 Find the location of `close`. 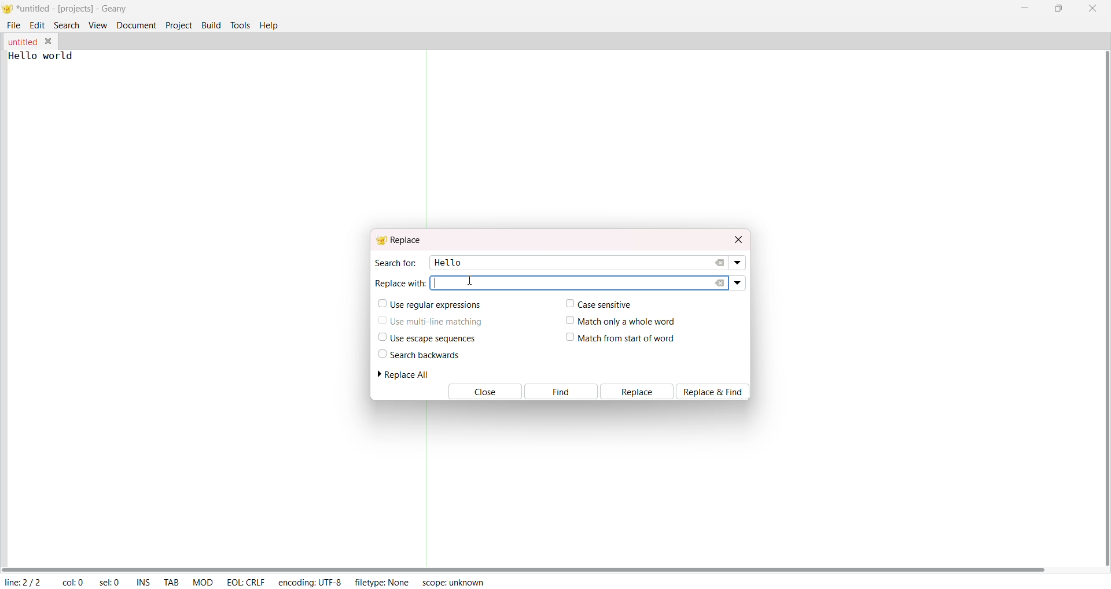

close is located at coordinates (1092, 8).